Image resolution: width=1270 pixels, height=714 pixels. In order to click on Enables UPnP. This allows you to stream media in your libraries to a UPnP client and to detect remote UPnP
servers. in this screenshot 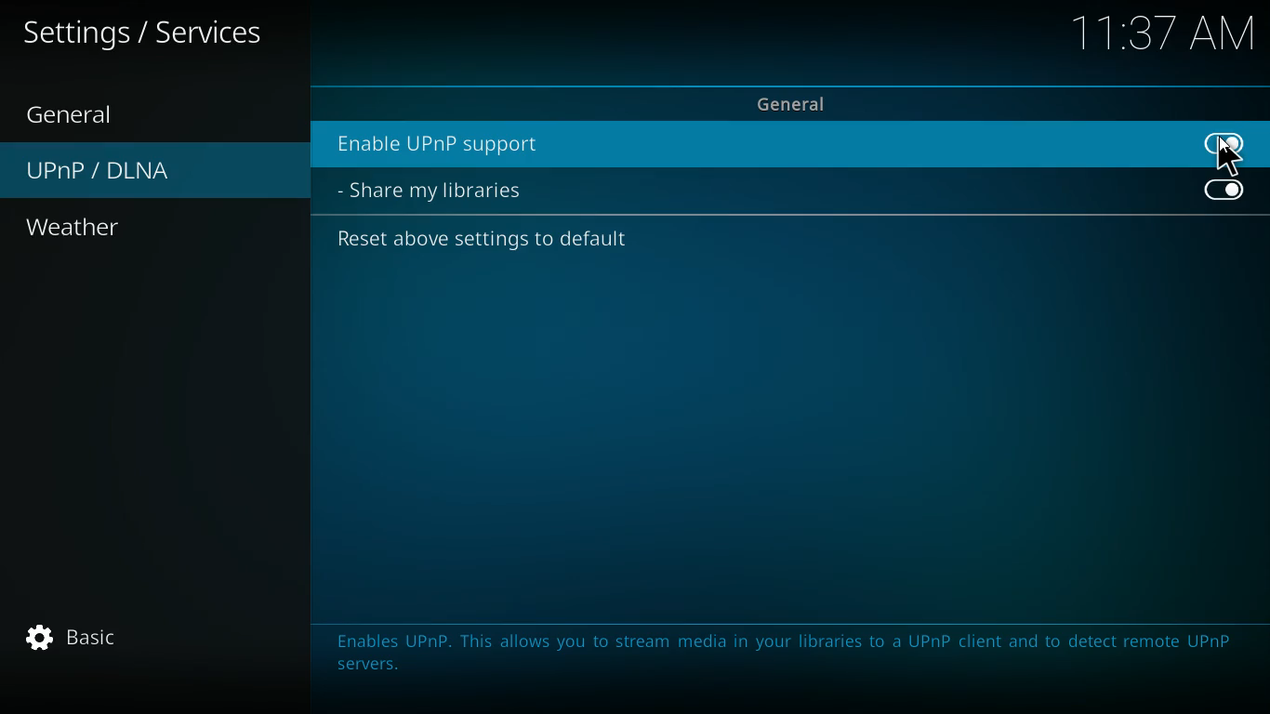, I will do `click(777, 658)`.